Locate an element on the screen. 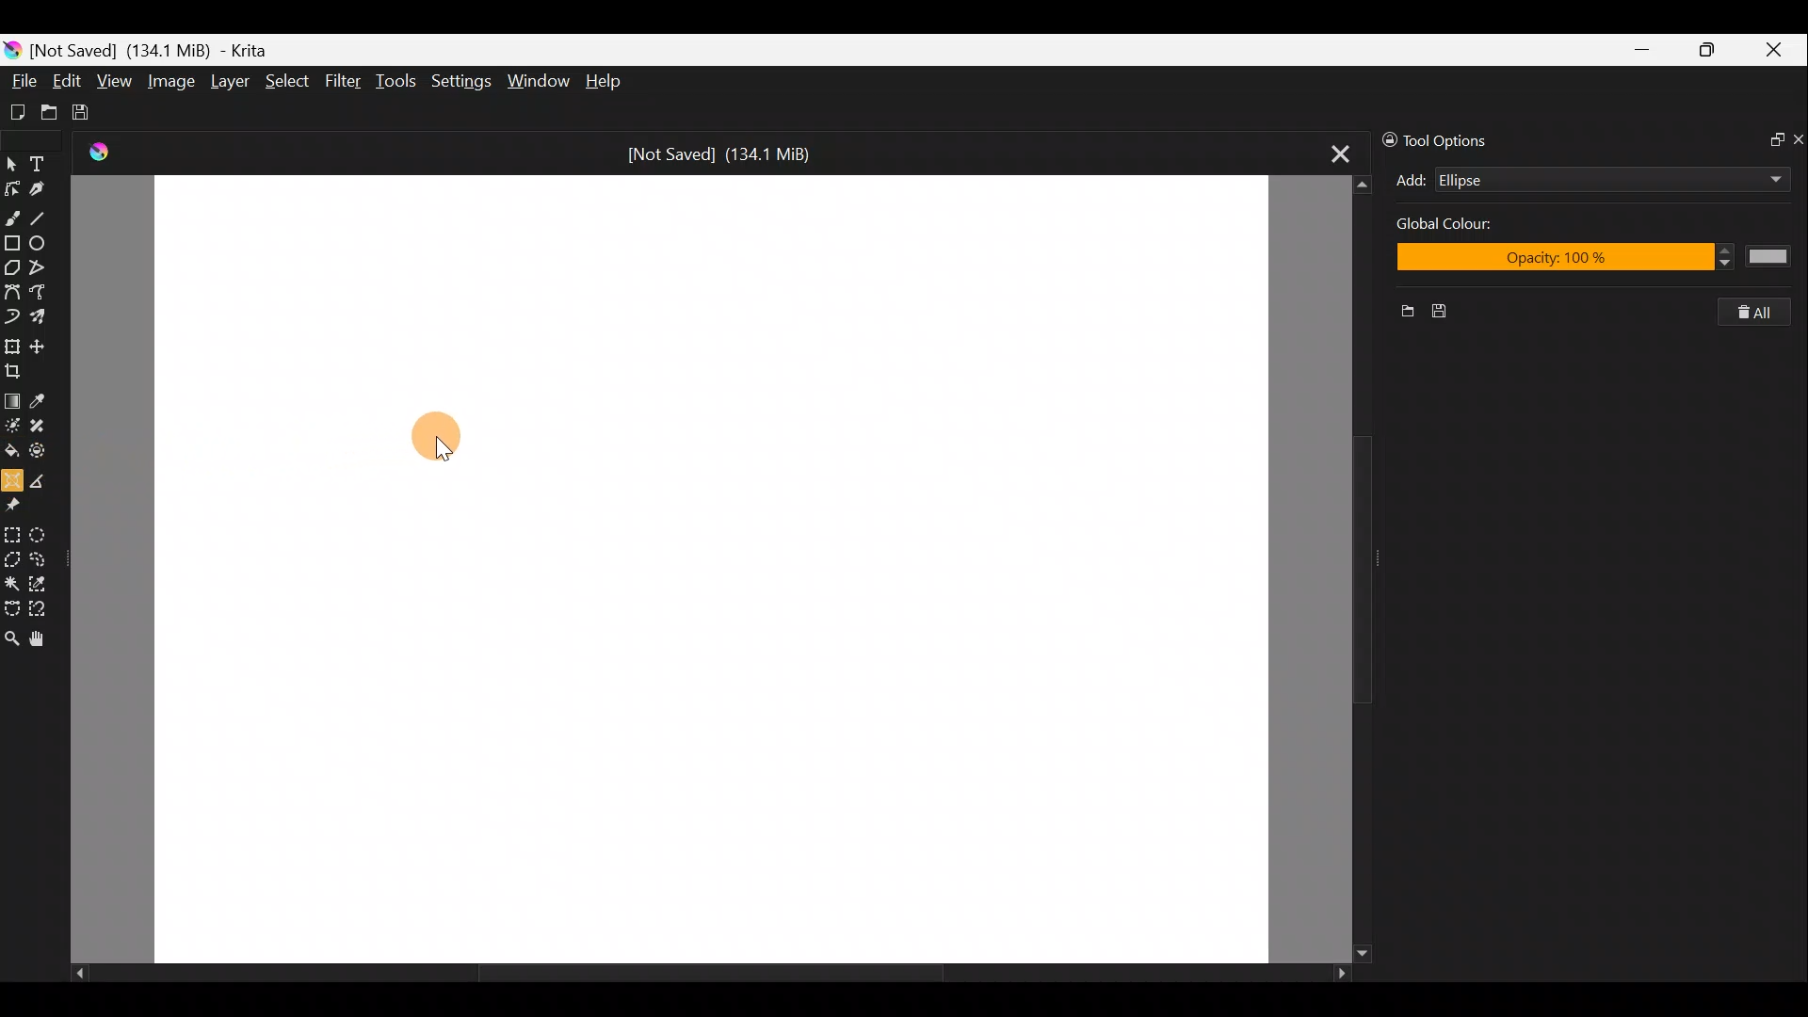 The height and width of the screenshot is (1017, 1808). Ellipse is located at coordinates (45, 244).